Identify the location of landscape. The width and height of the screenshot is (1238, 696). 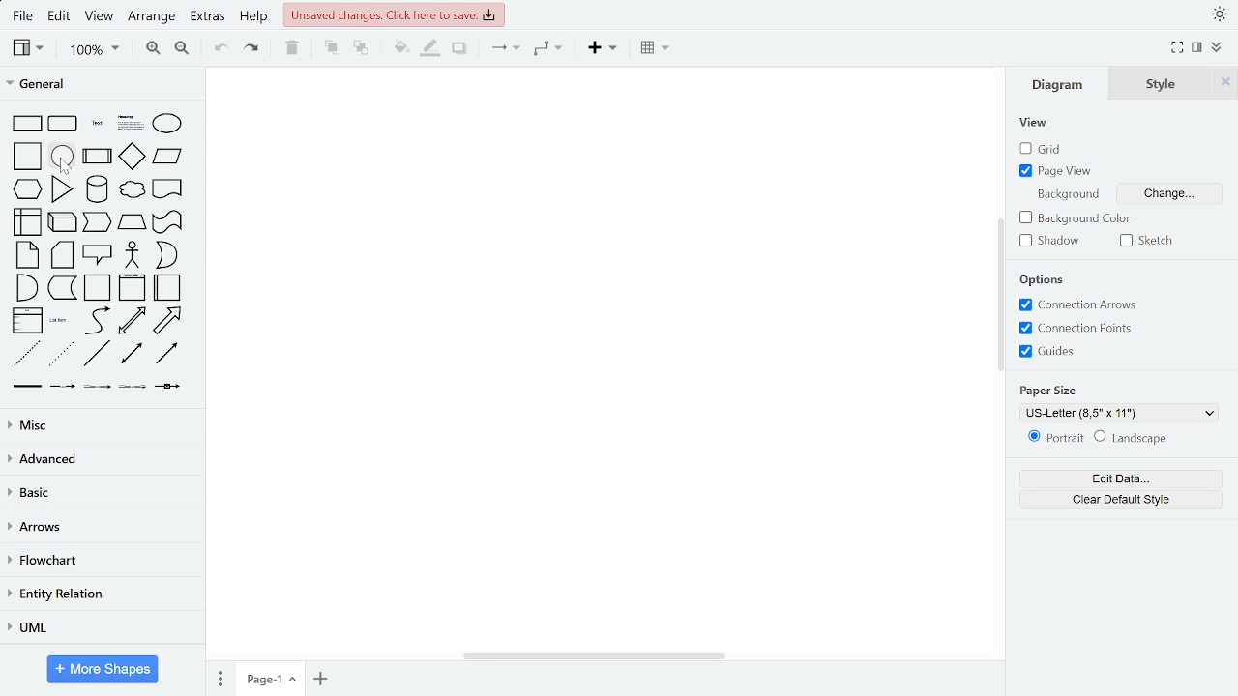
(1135, 438).